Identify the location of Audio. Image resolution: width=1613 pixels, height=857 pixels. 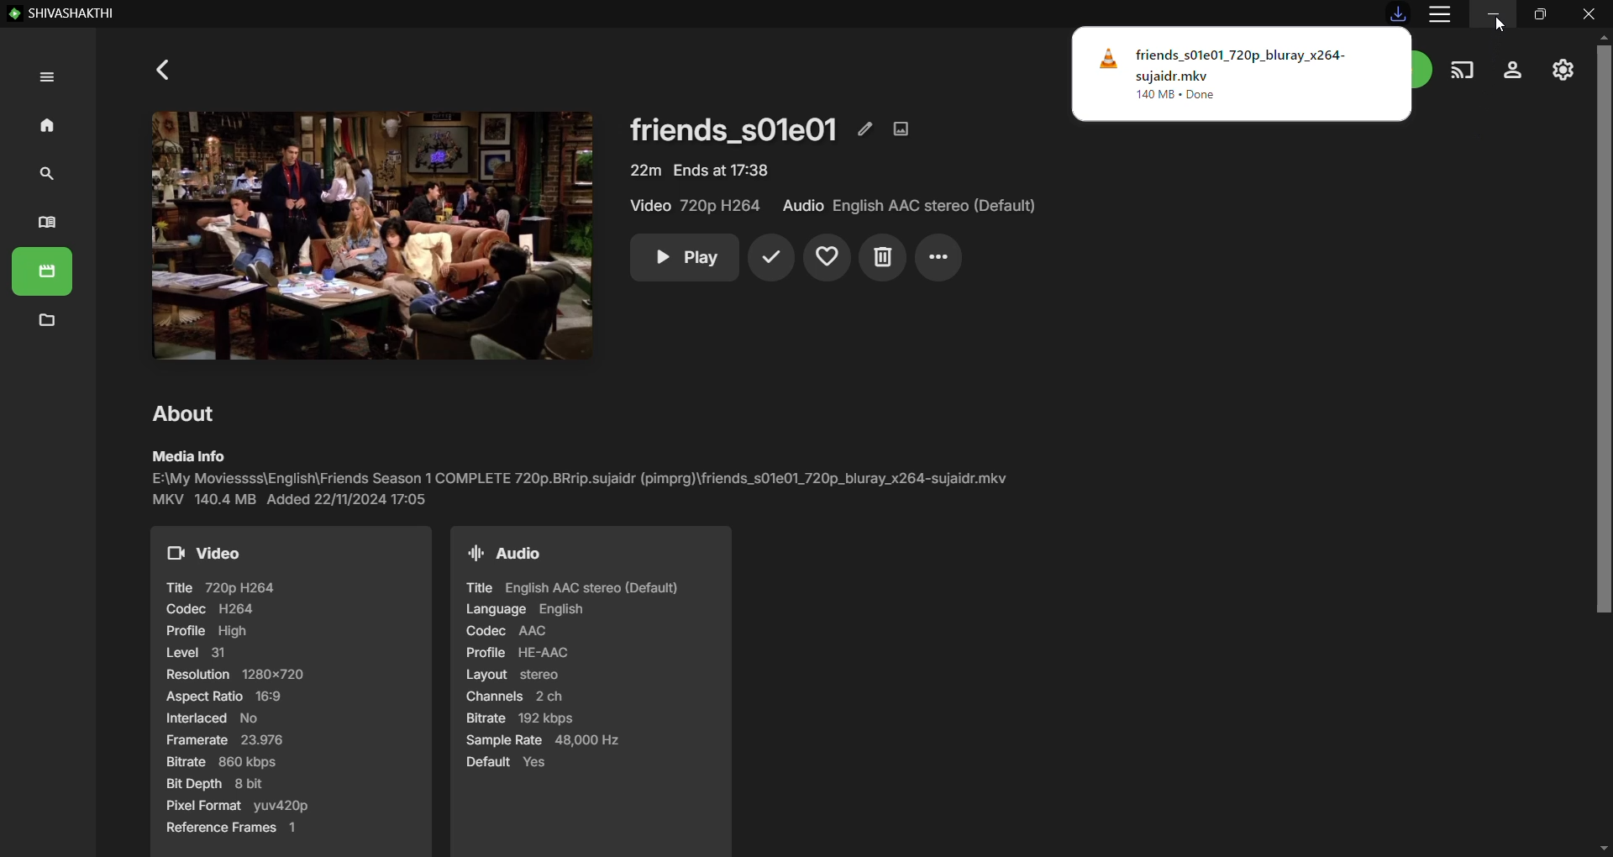
(910, 206).